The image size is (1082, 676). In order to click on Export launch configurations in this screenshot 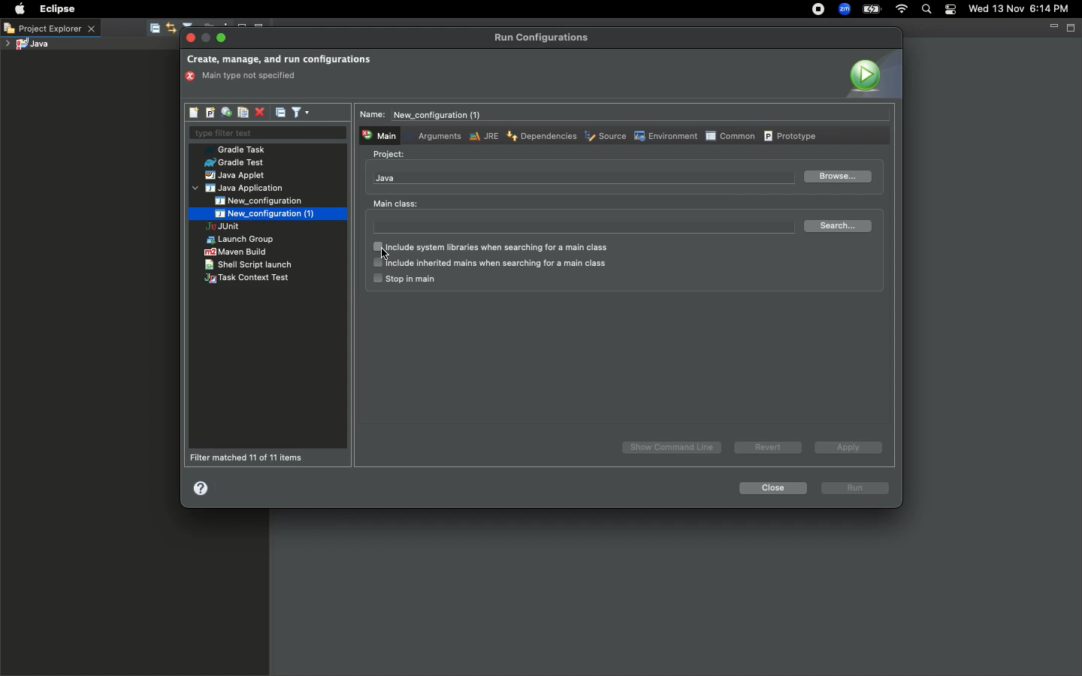, I will do `click(225, 113)`.